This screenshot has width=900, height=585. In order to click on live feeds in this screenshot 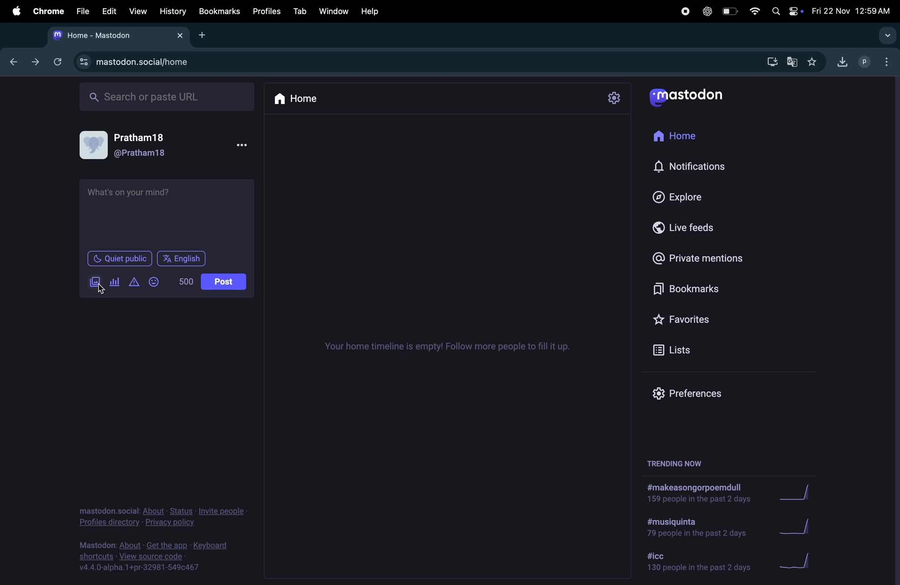, I will do `click(698, 227)`.